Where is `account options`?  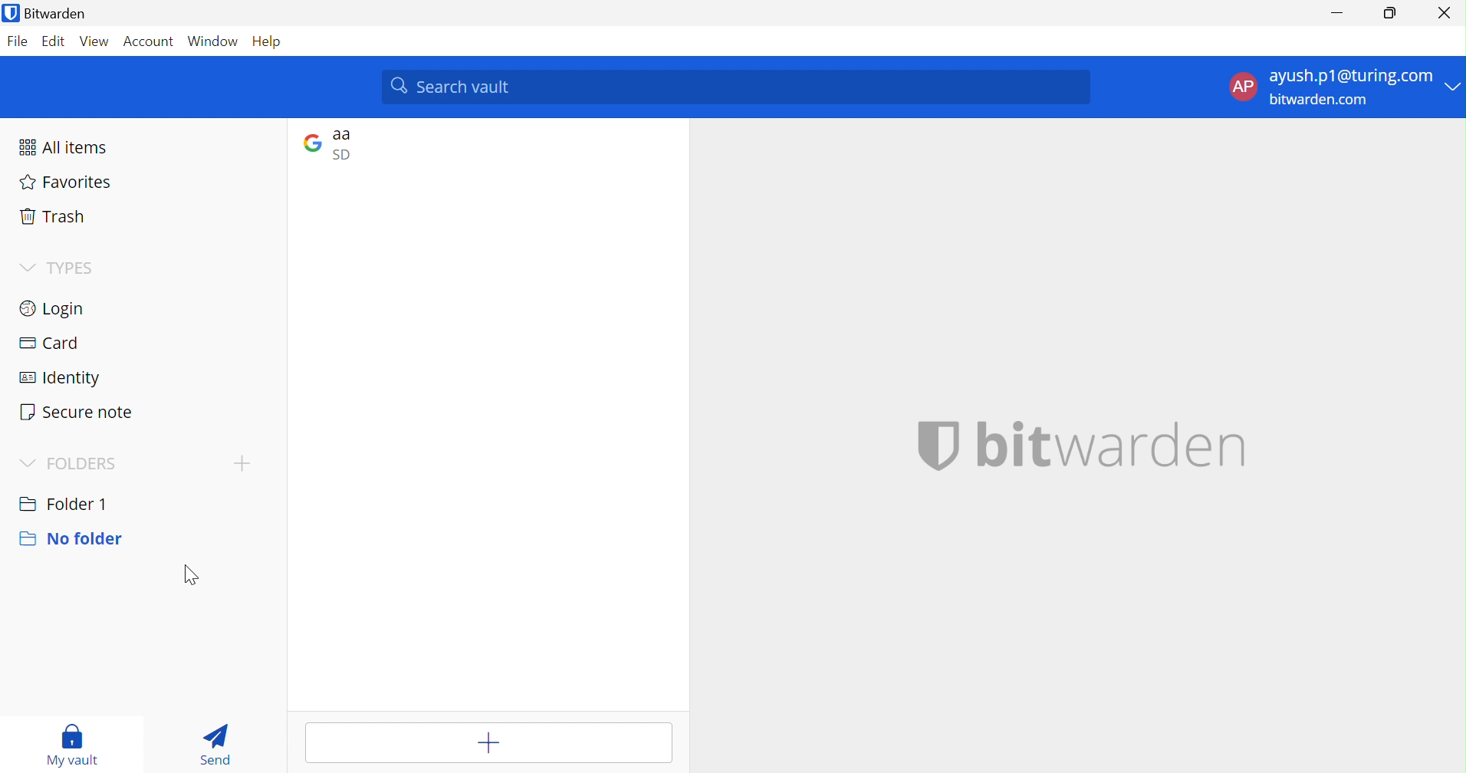 account options is located at coordinates (1349, 87).